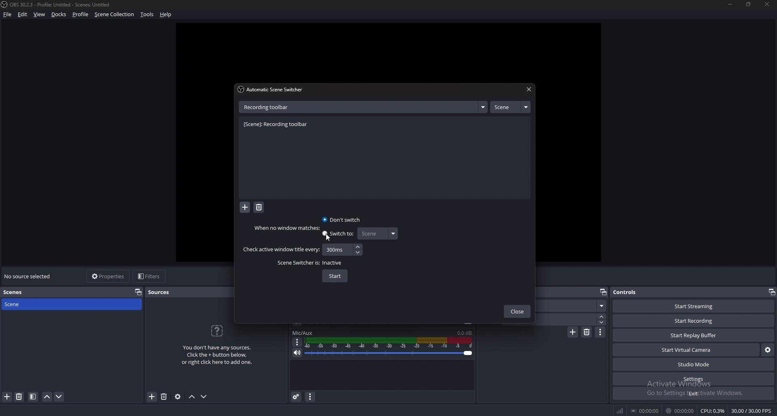  I want to click on minimize, so click(730, 4).